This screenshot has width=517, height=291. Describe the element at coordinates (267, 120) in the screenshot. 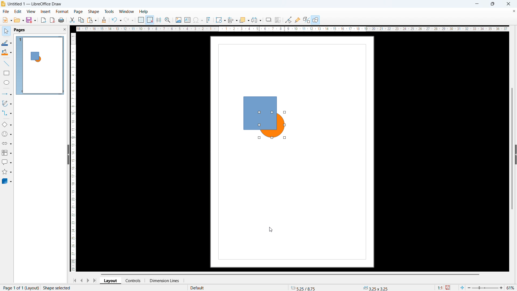

I see `selected object` at that location.